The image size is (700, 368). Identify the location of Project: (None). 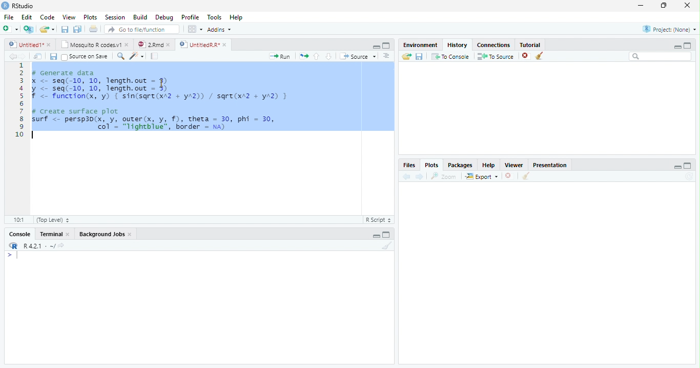
(669, 29).